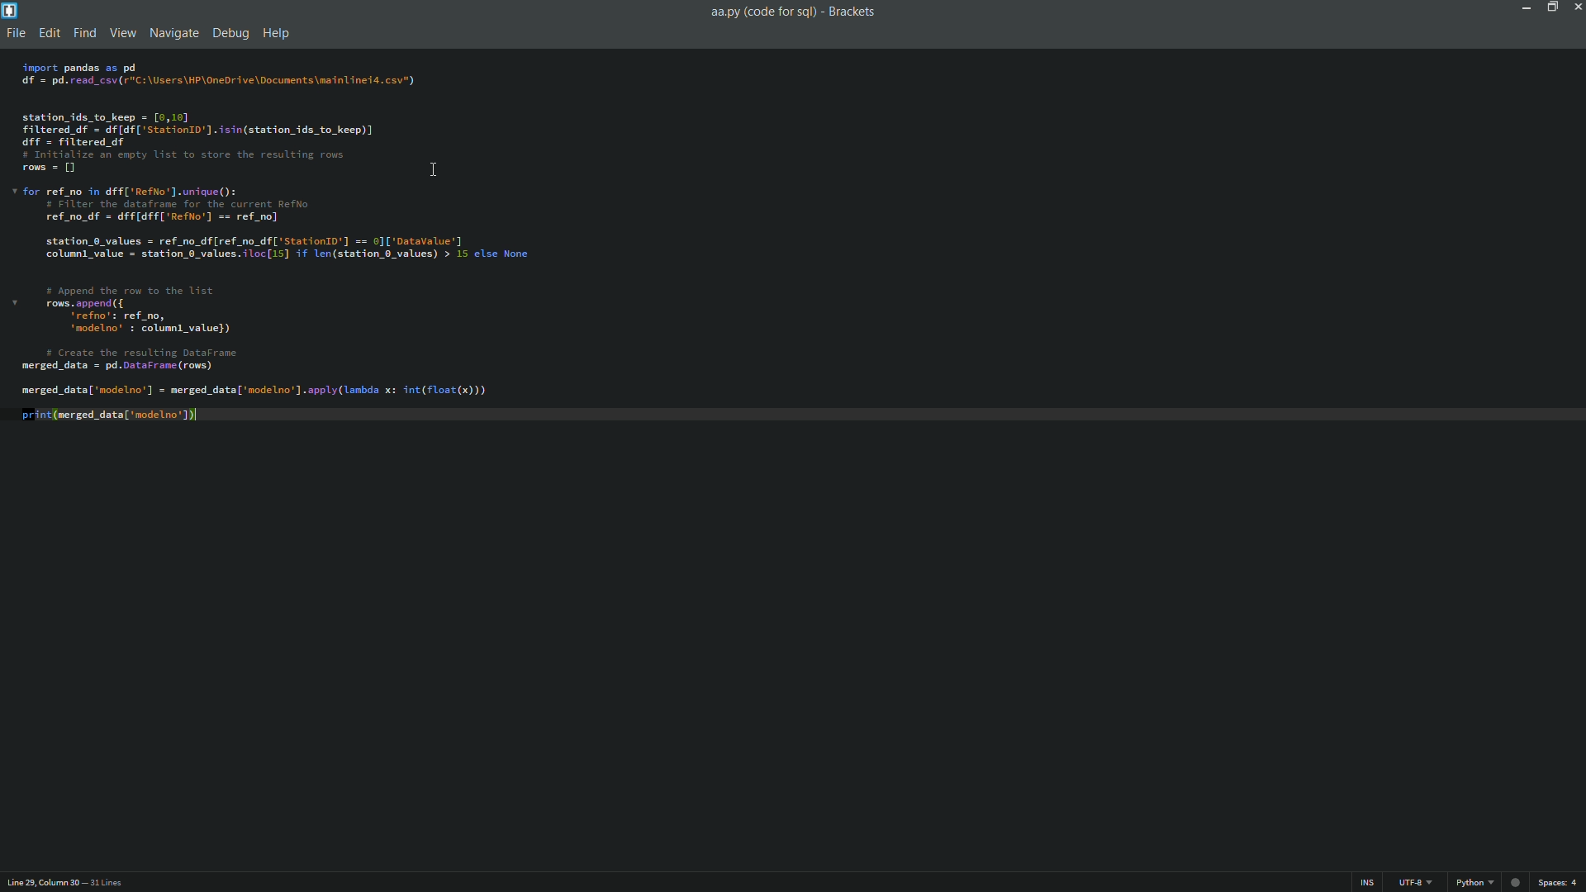 The height and width of the screenshot is (892, 1586). I want to click on edit menu, so click(47, 32).